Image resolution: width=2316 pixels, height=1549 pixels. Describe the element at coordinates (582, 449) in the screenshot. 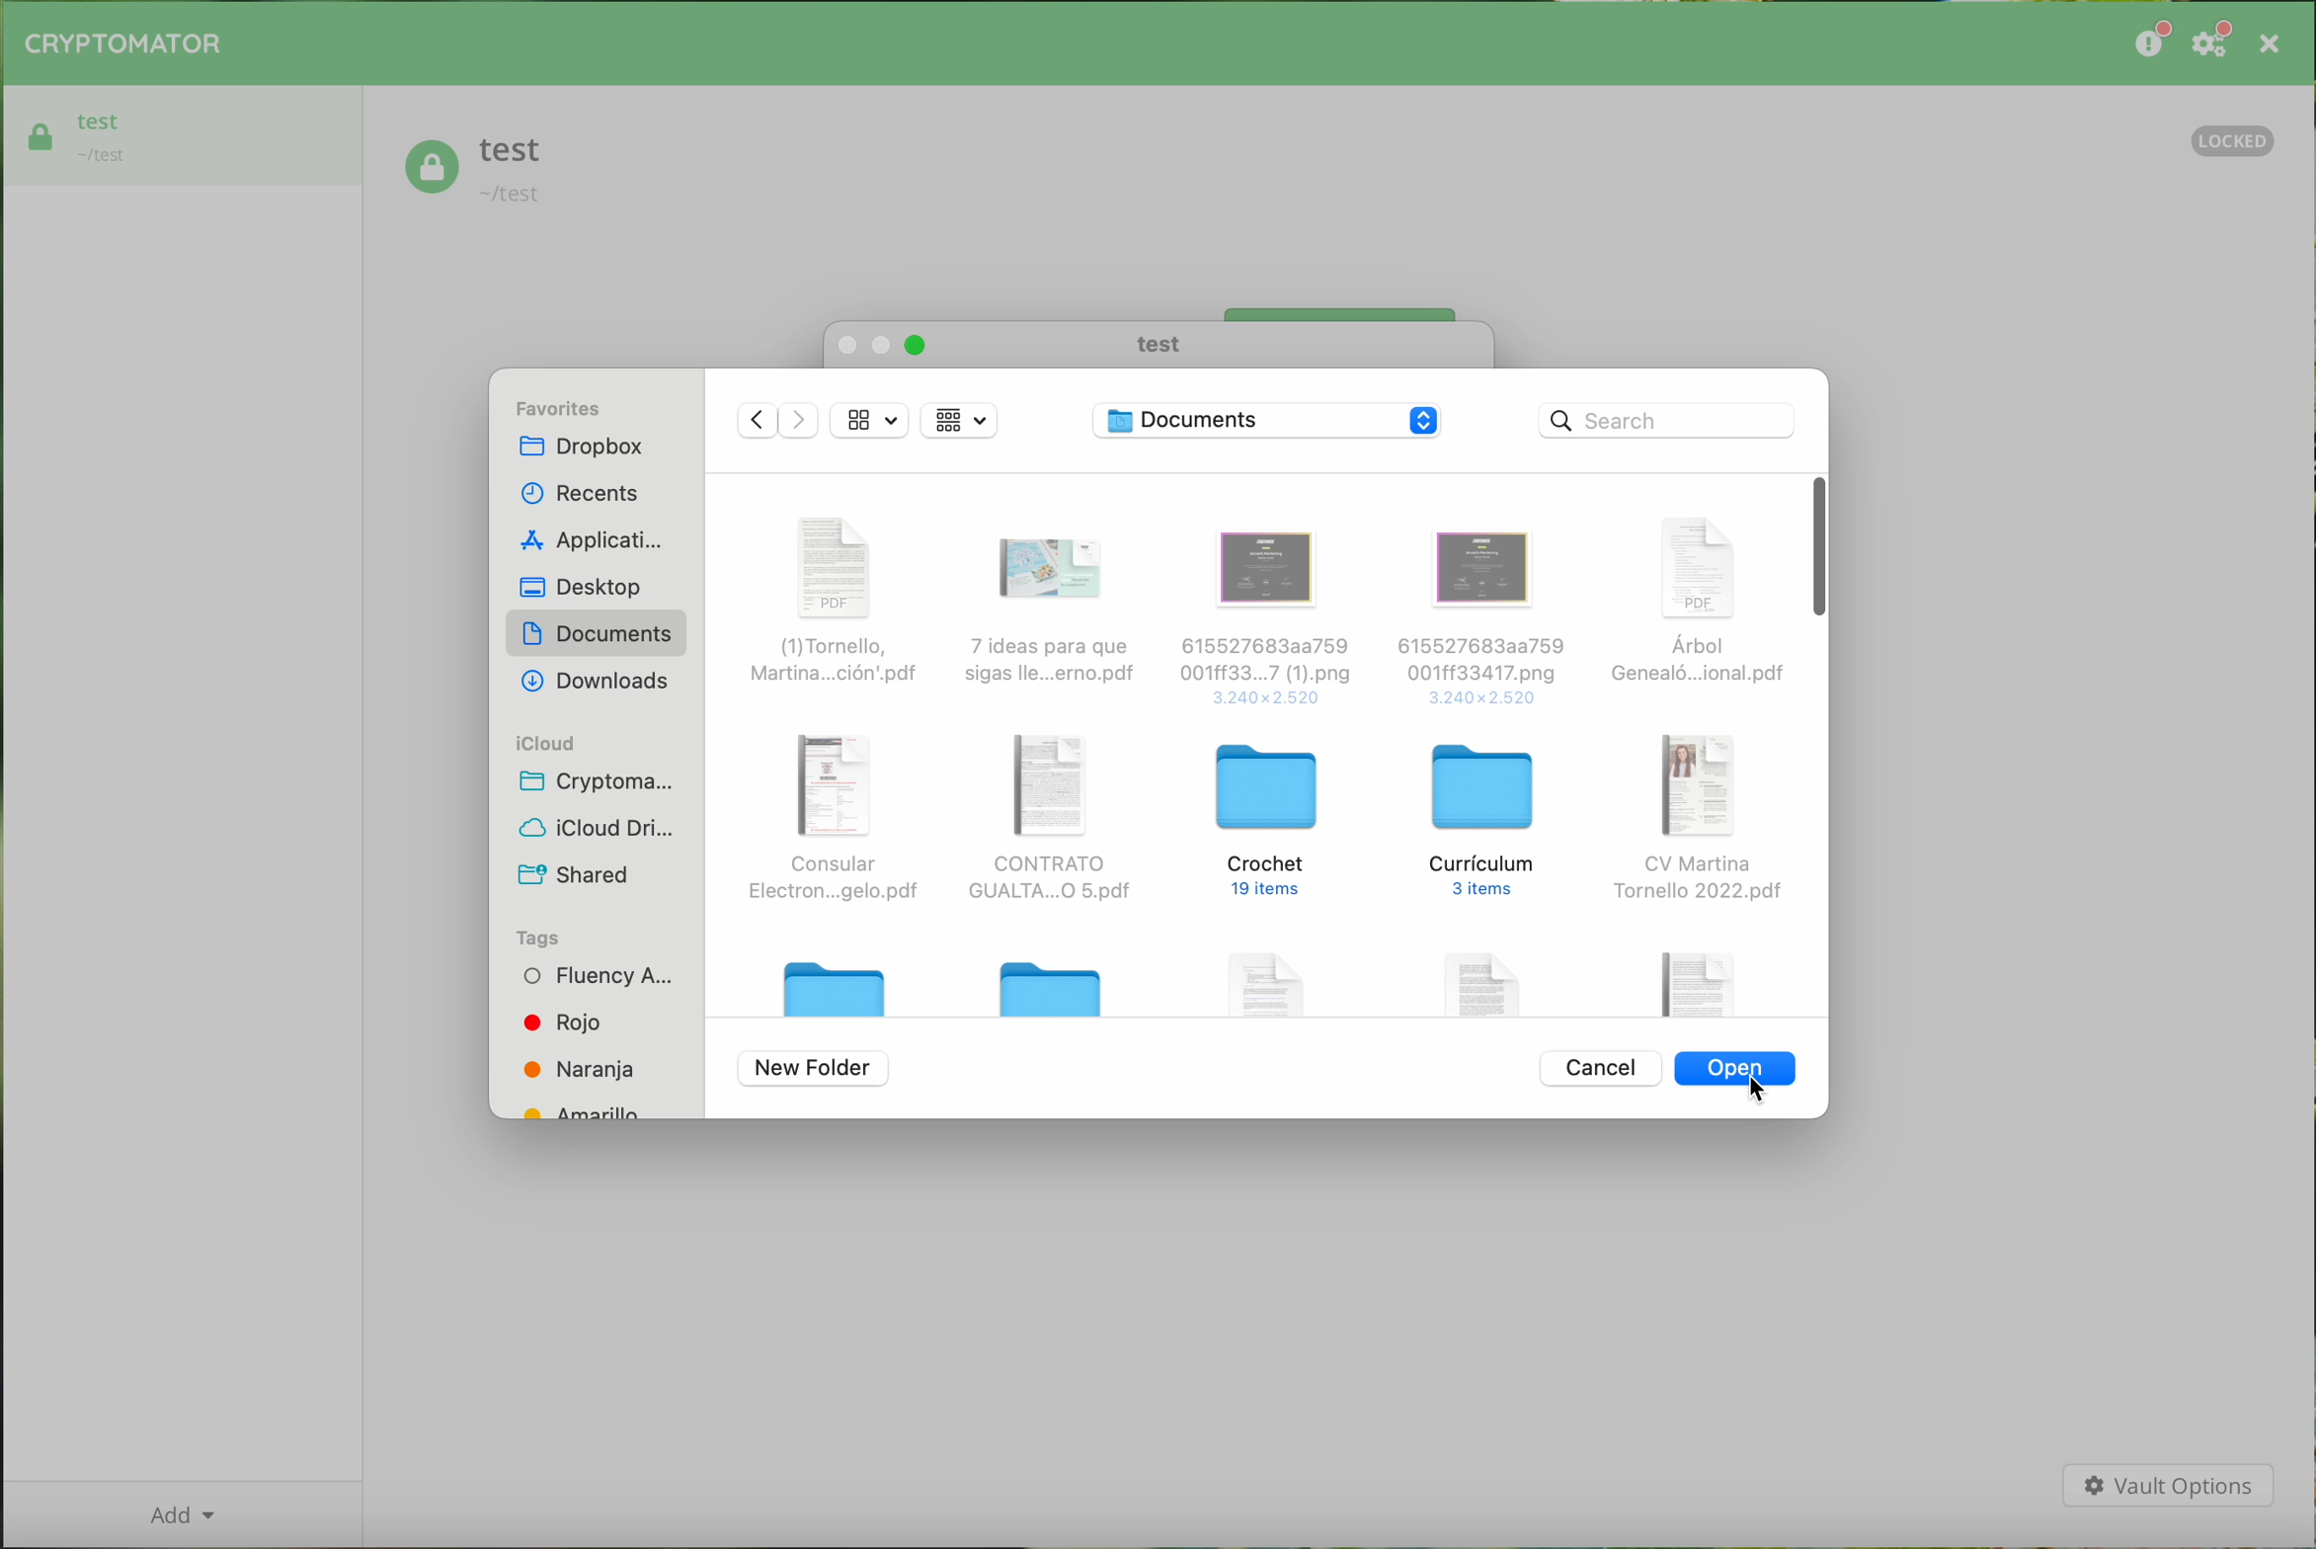

I see `dropbox` at that location.